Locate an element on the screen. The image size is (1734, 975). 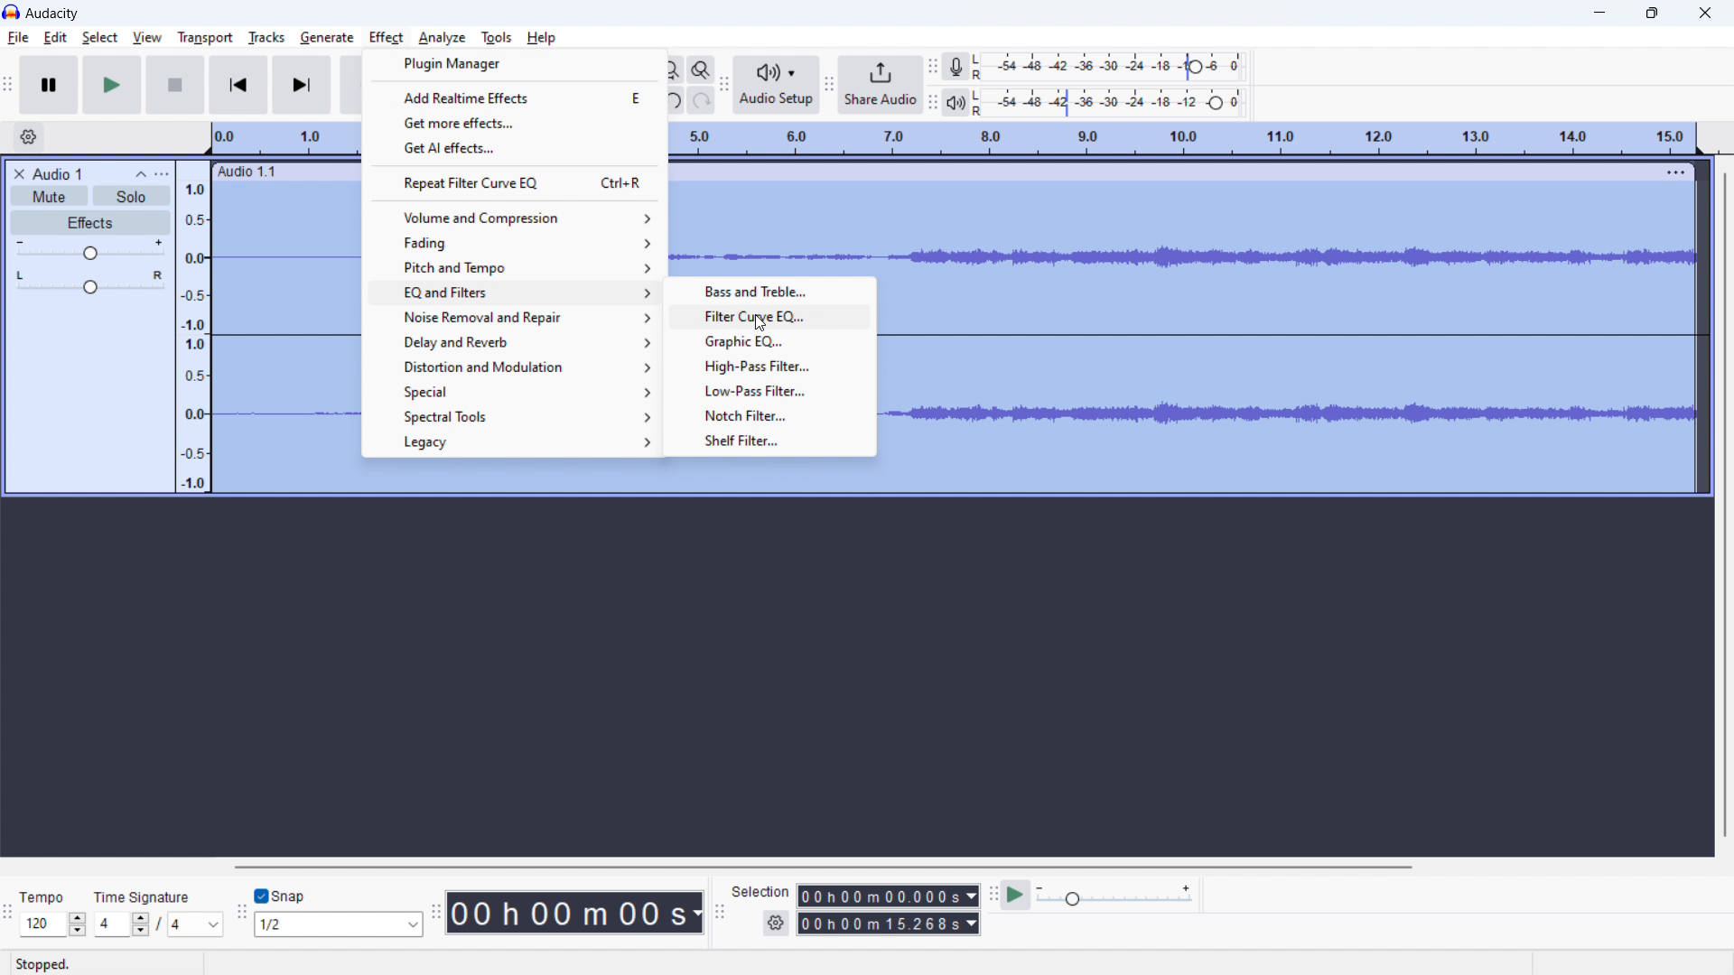
delete audio is located at coordinates (18, 174).